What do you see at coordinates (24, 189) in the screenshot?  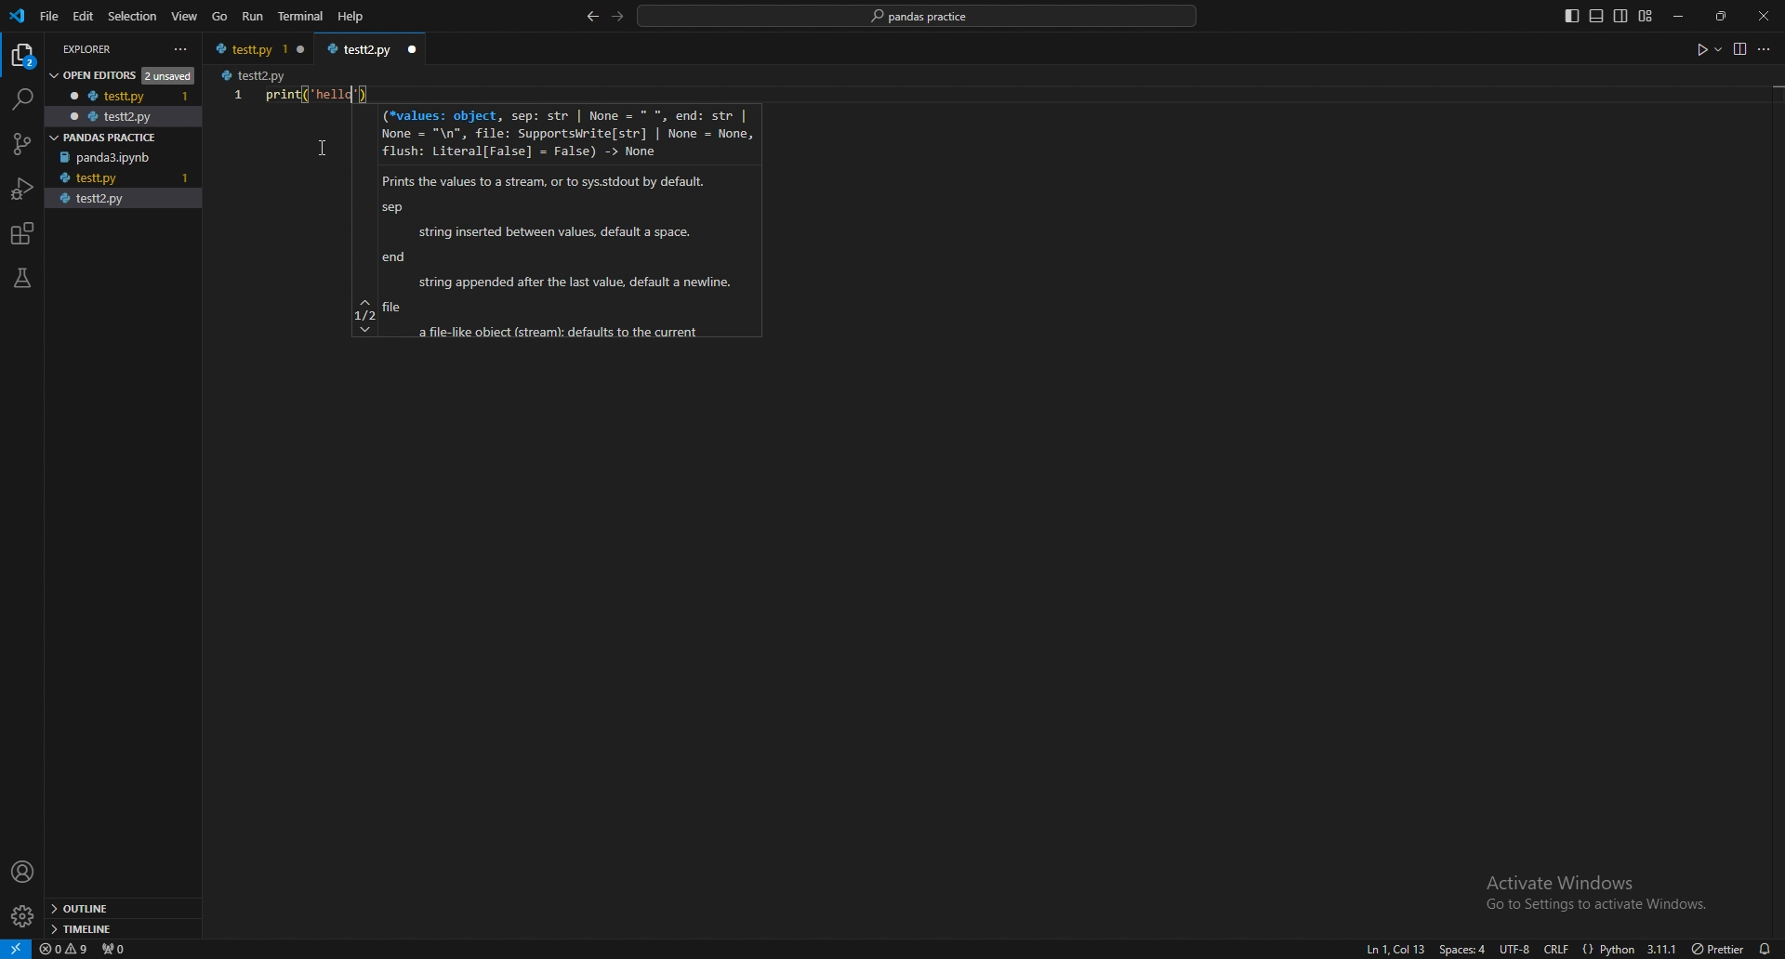 I see `run and debug` at bounding box center [24, 189].